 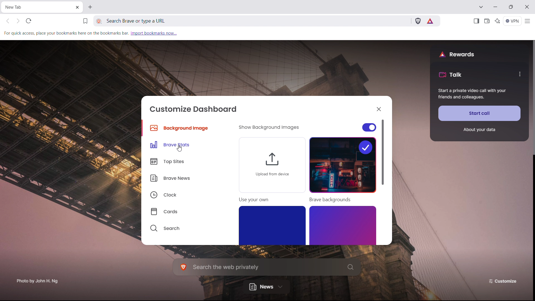 What do you see at coordinates (519, 74) in the screenshot?
I see `options` at bounding box center [519, 74].